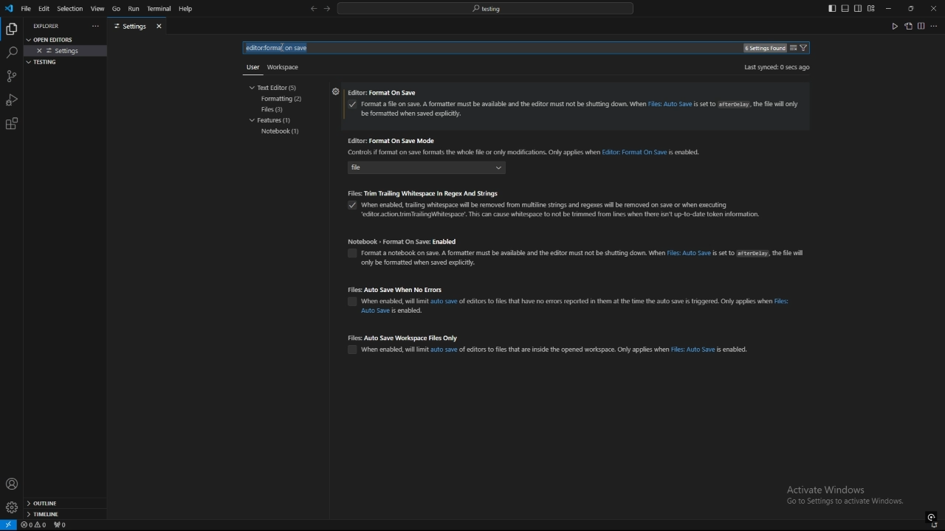 This screenshot has height=531, width=945. What do you see at coordinates (763, 49) in the screenshot?
I see `settings found` at bounding box center [763, 49].